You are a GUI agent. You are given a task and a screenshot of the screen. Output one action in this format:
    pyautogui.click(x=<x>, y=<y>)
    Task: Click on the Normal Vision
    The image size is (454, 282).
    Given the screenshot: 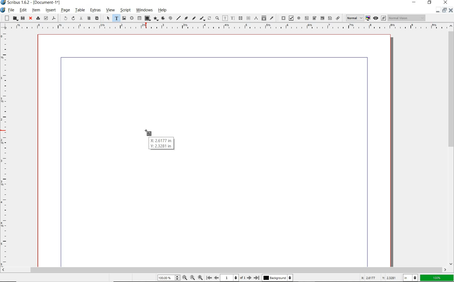 What is the action you would take?
    pyautogui.click(x=407, y=18)
    